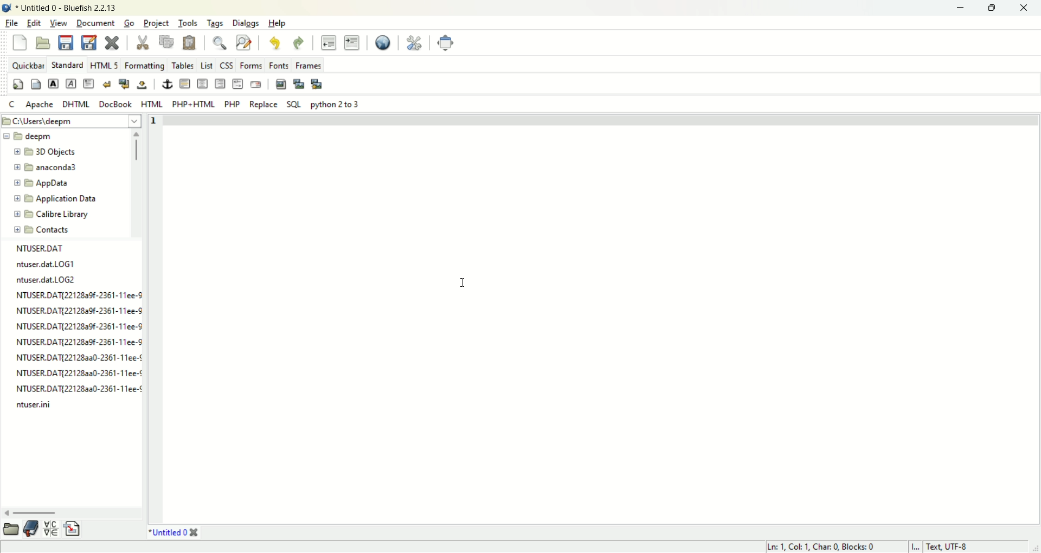  I want to click on close, so click(1021, 8).